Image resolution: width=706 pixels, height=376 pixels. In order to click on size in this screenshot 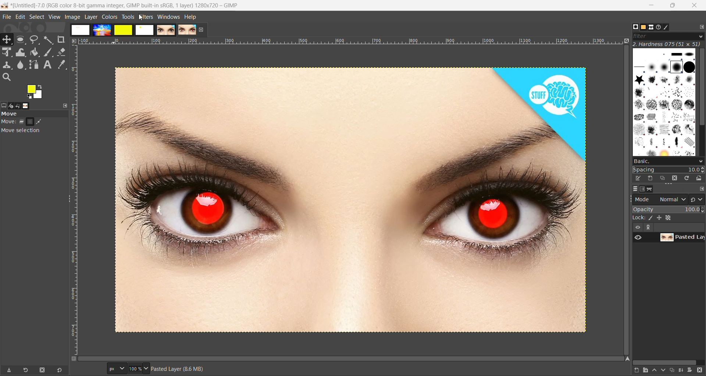, I will do `click(128, 368)`.